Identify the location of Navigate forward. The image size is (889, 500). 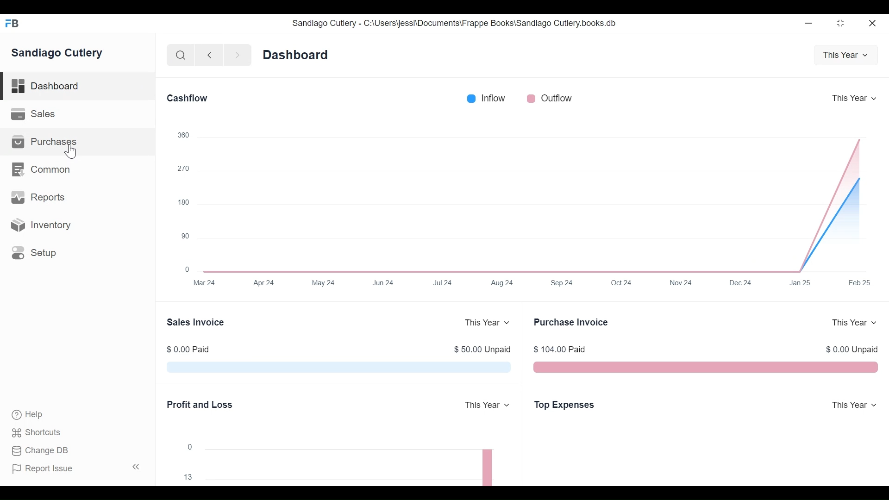
(237, 55).